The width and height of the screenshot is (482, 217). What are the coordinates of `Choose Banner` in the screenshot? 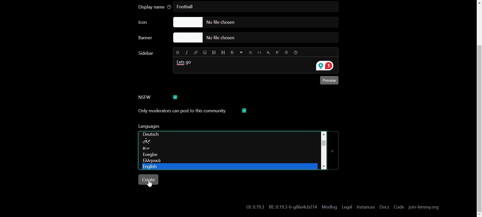 It's located at (151, 39).